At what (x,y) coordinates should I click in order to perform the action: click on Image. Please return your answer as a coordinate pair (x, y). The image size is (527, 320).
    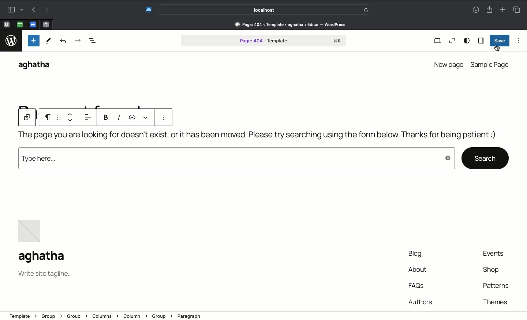
    Looking at the image, I should click on (31, 229).